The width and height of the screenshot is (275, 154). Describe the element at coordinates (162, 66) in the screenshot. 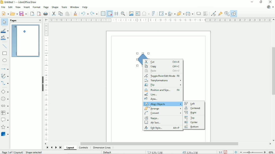

I see `Copy` at that location.